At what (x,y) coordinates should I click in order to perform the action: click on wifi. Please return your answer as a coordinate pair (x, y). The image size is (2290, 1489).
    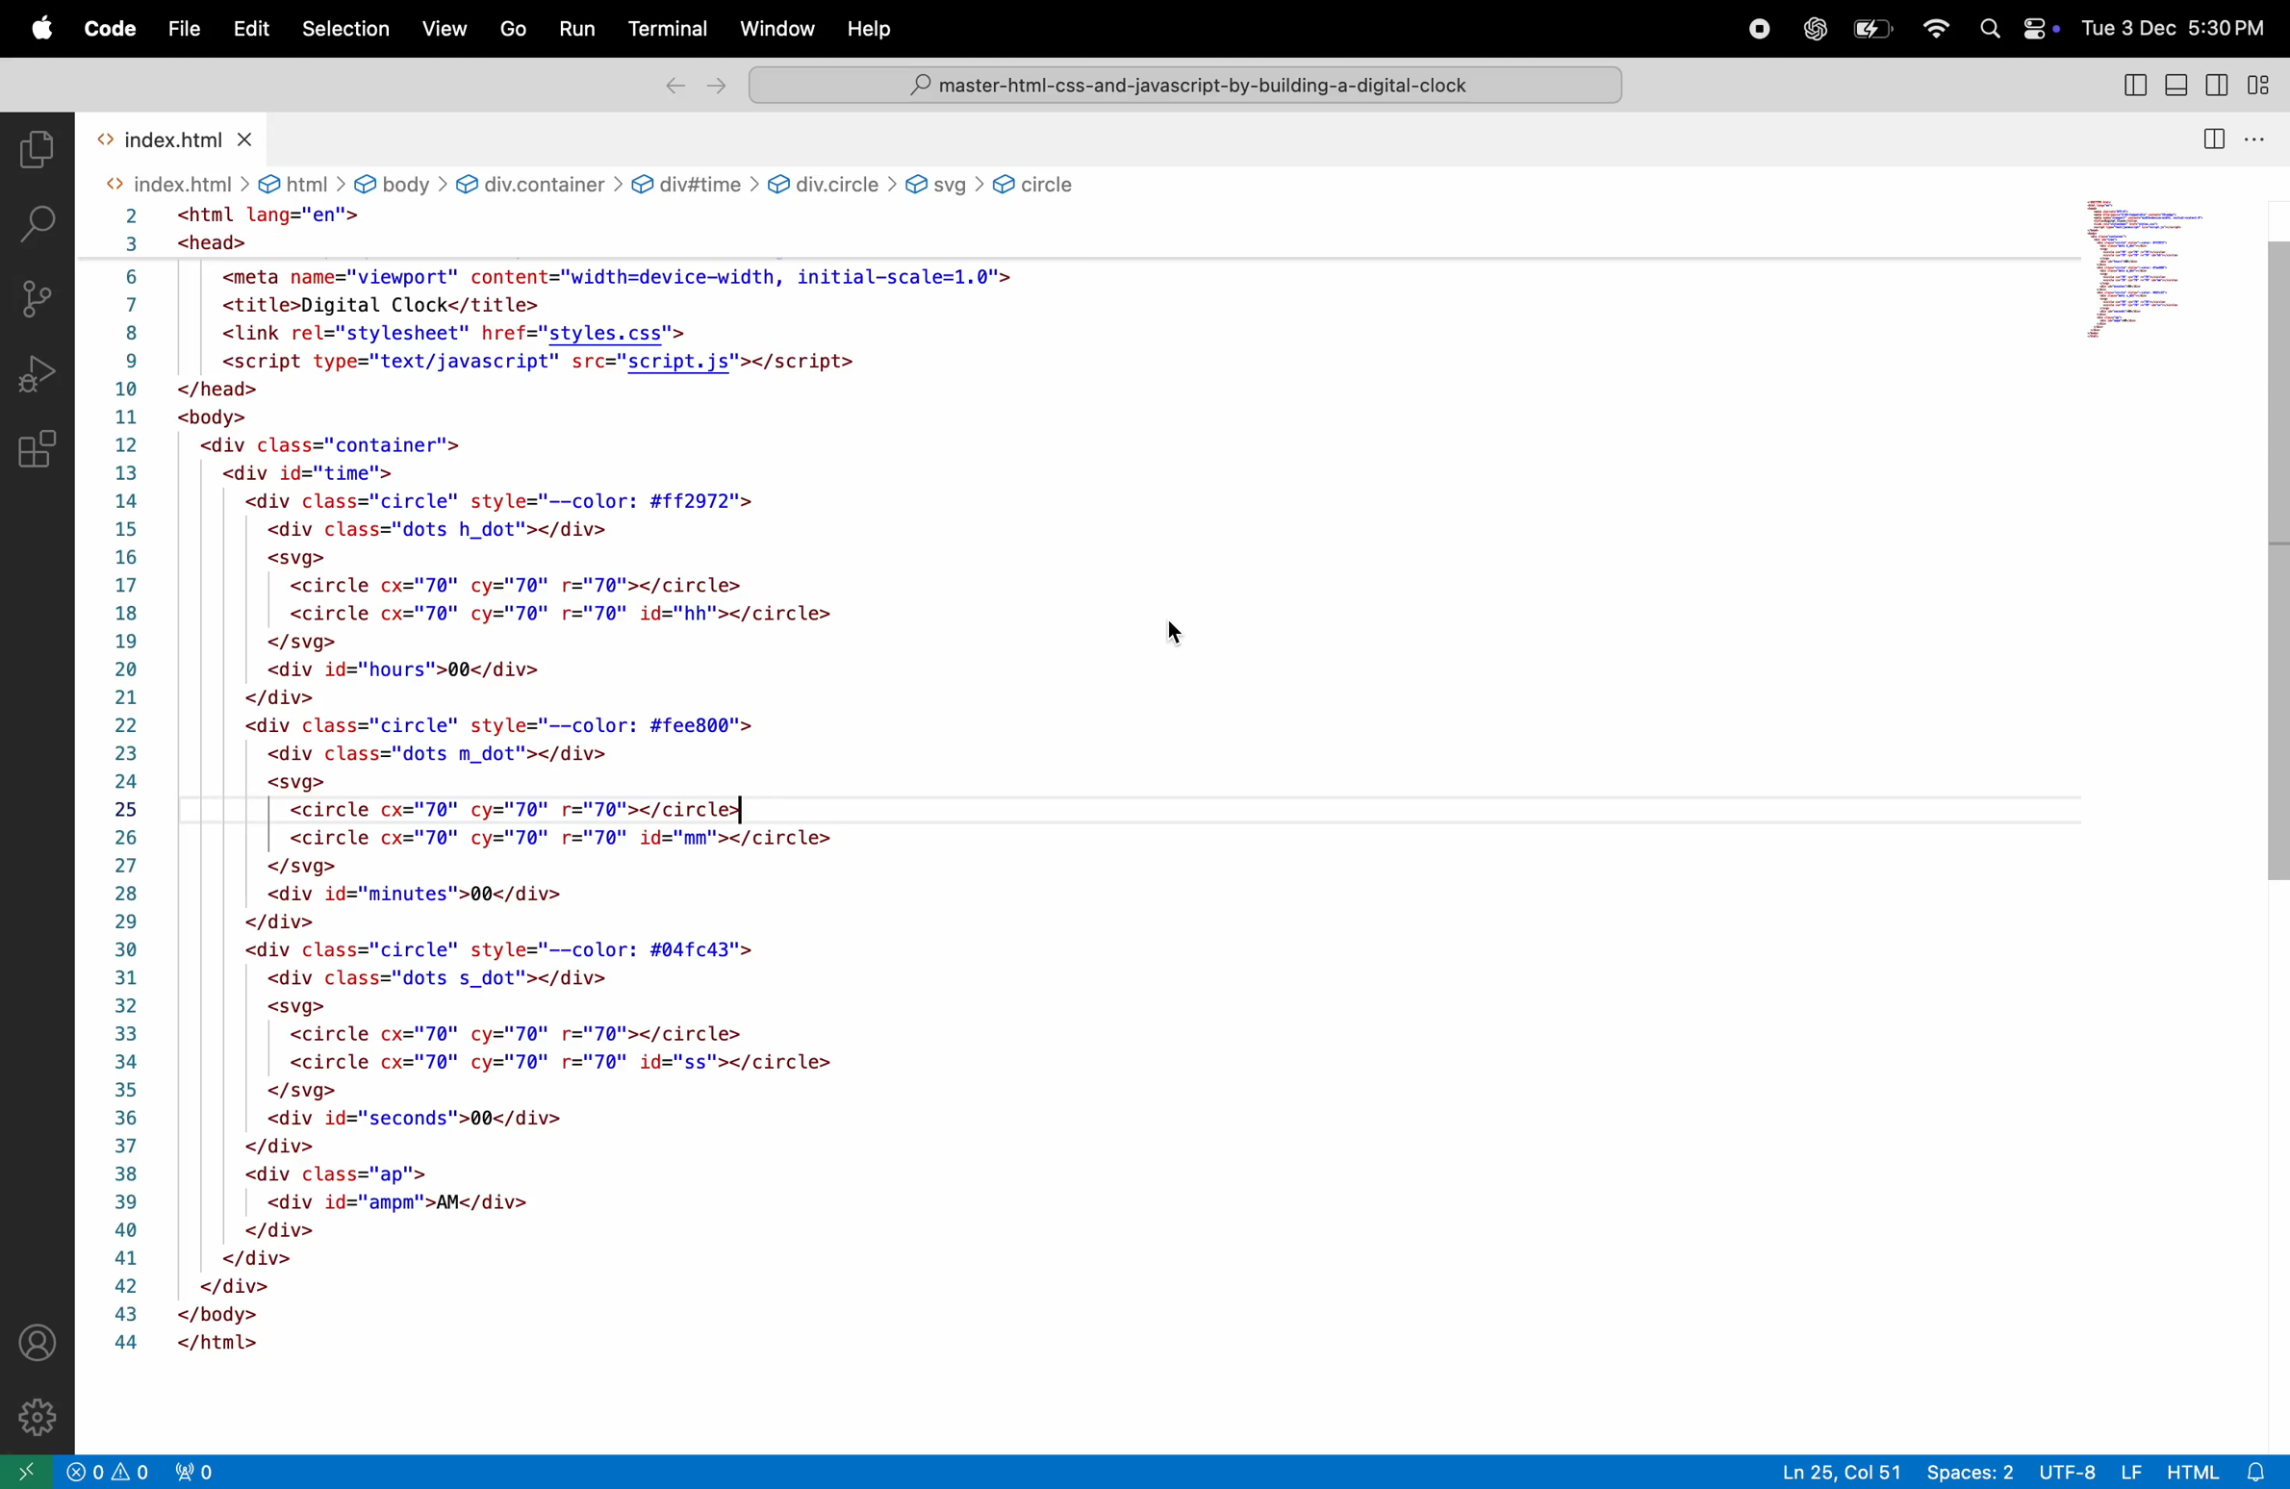
    Looking at the image, I should click on (1933, 32).